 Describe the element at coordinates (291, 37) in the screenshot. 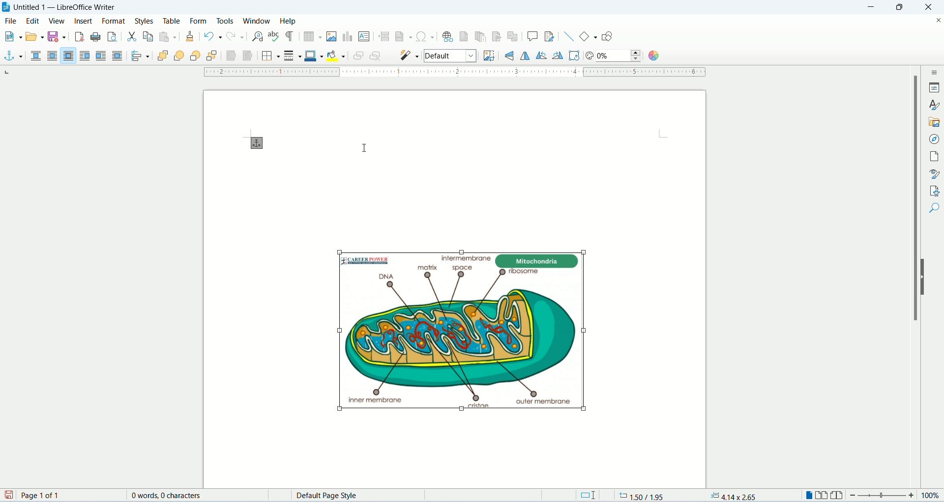

I see `formatting marks` at that location.